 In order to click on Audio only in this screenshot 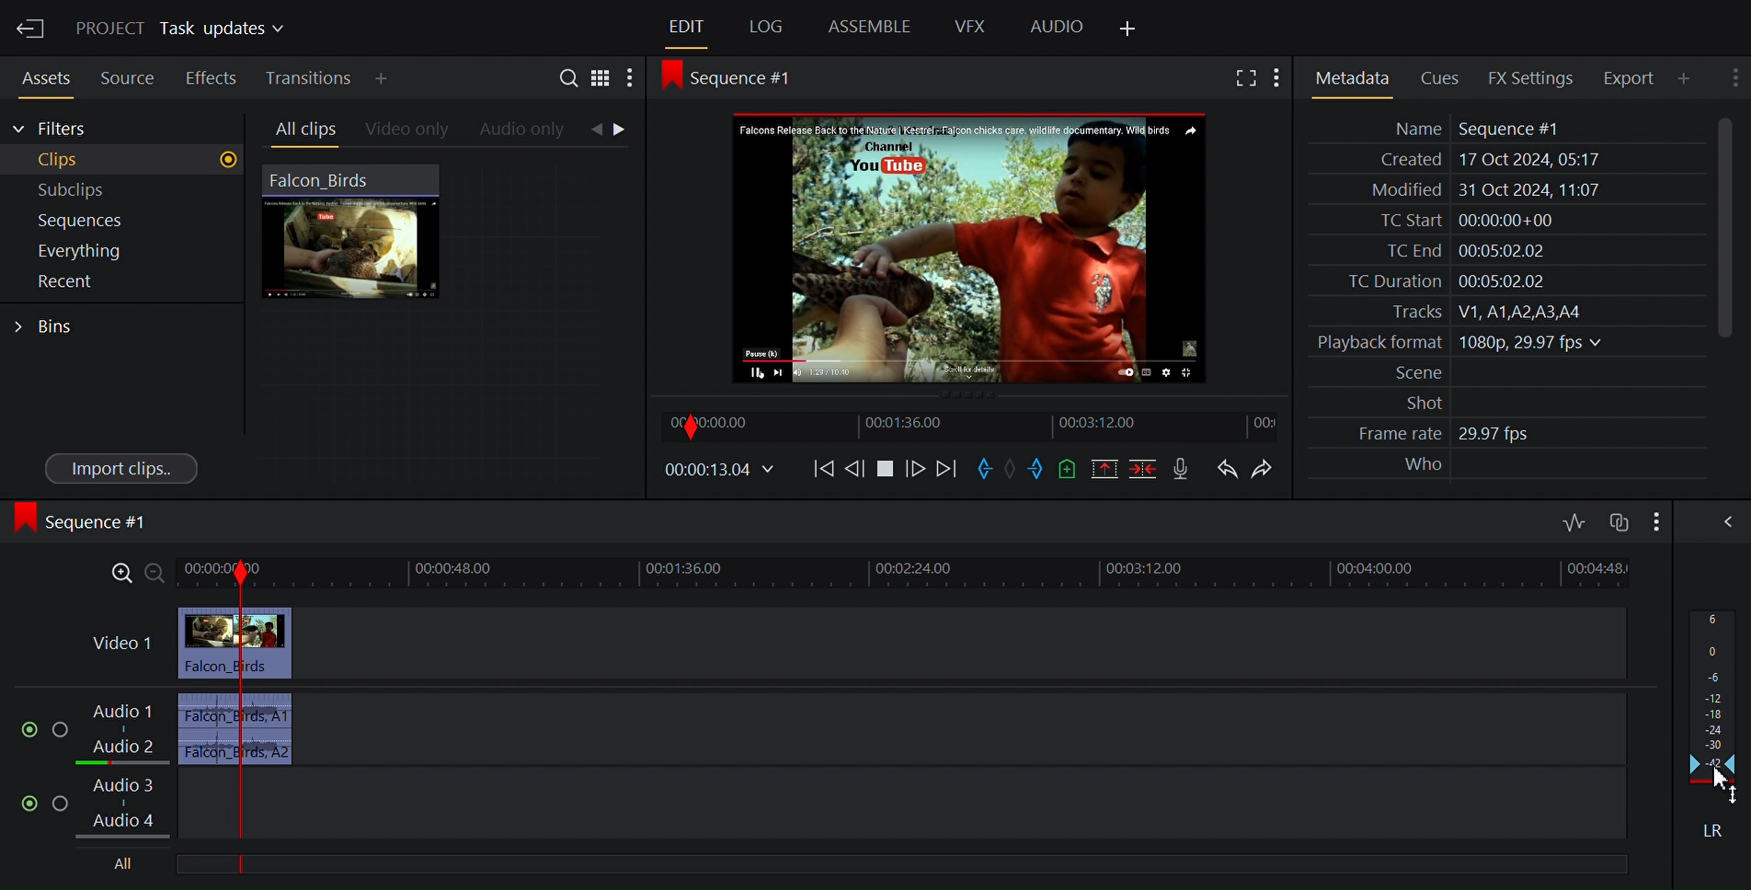, I will do `click(527, 131)`.